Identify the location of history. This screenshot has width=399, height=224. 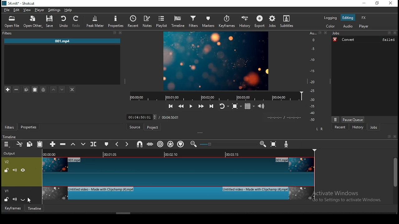
(358, 127).